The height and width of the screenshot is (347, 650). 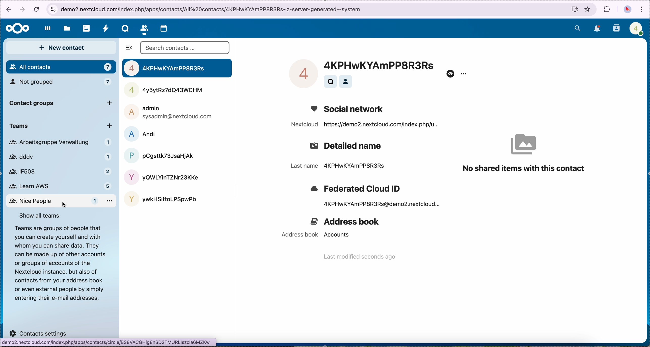 I want to click on contacts, so click(x=616, y=29).